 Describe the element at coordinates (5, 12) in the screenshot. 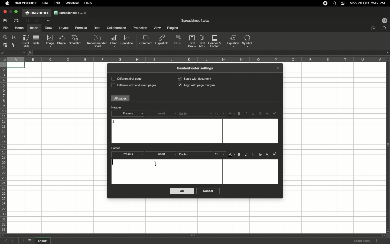

I see `Close` at that location.